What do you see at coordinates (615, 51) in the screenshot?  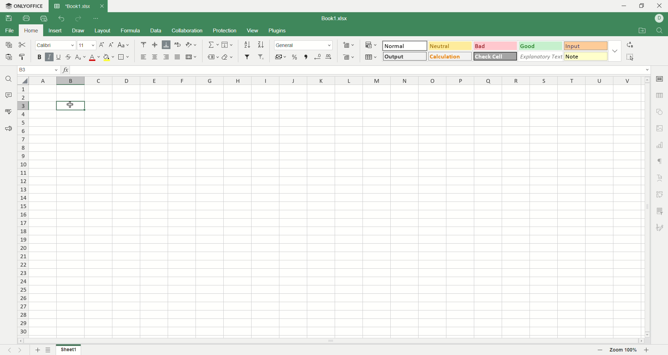 I see `style options` at bounding box center [615, 51].